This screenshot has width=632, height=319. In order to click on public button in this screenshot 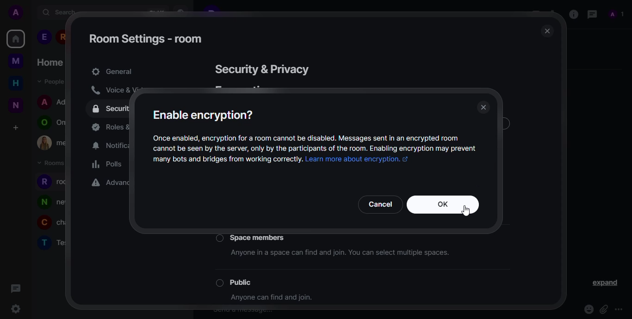, I will do `click(236, 283)`.